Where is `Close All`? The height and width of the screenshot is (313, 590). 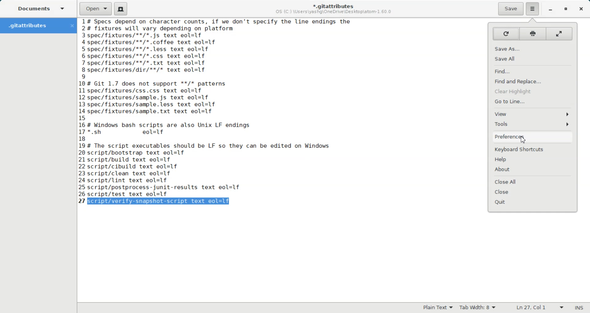 Close All is located at coordinates (533, 182).